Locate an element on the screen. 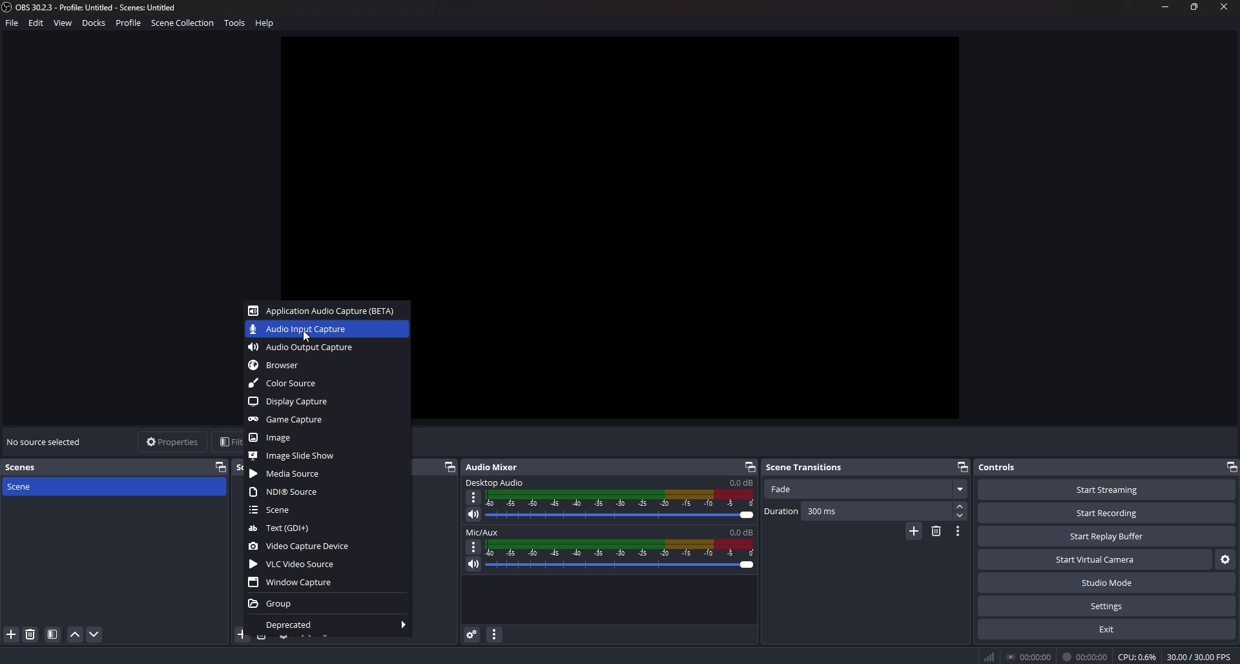  studio mode is located at coordinates (1107, 583).